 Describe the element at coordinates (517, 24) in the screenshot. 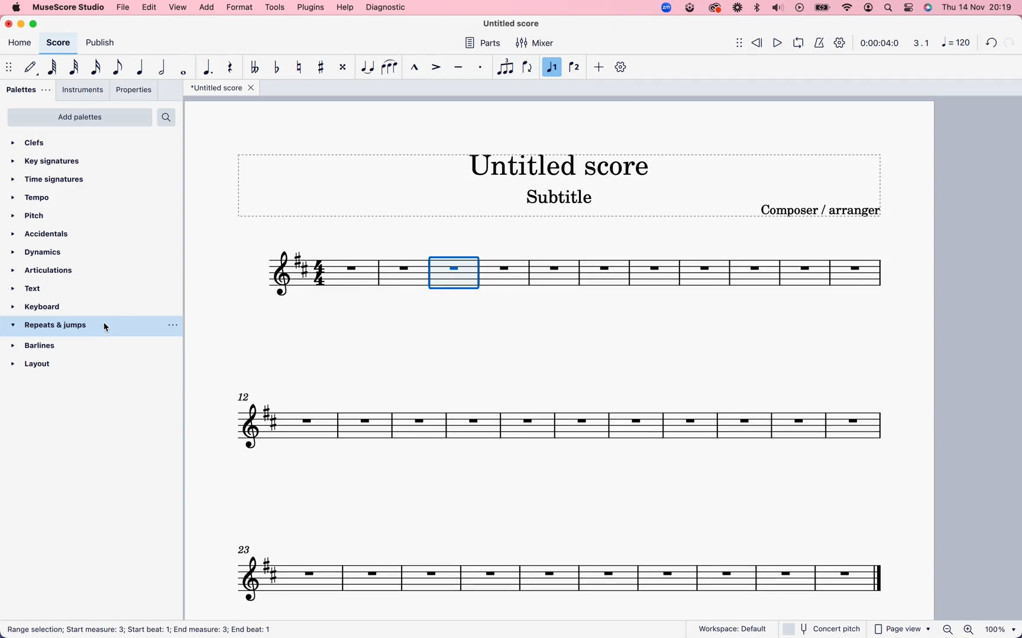

I see `score name` at that location.